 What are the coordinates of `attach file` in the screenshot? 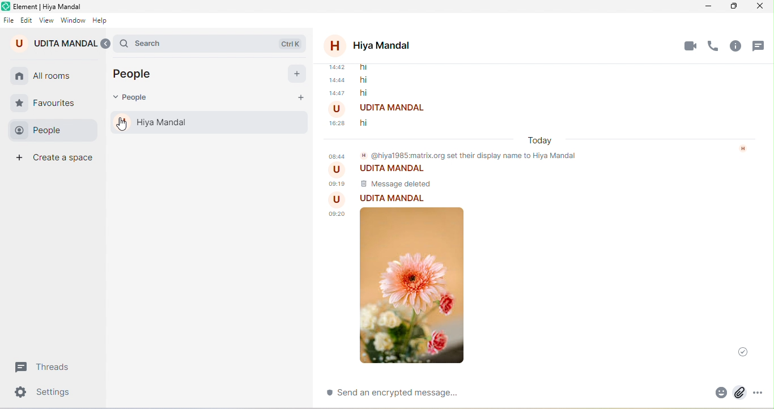 It's located at (741, 394).